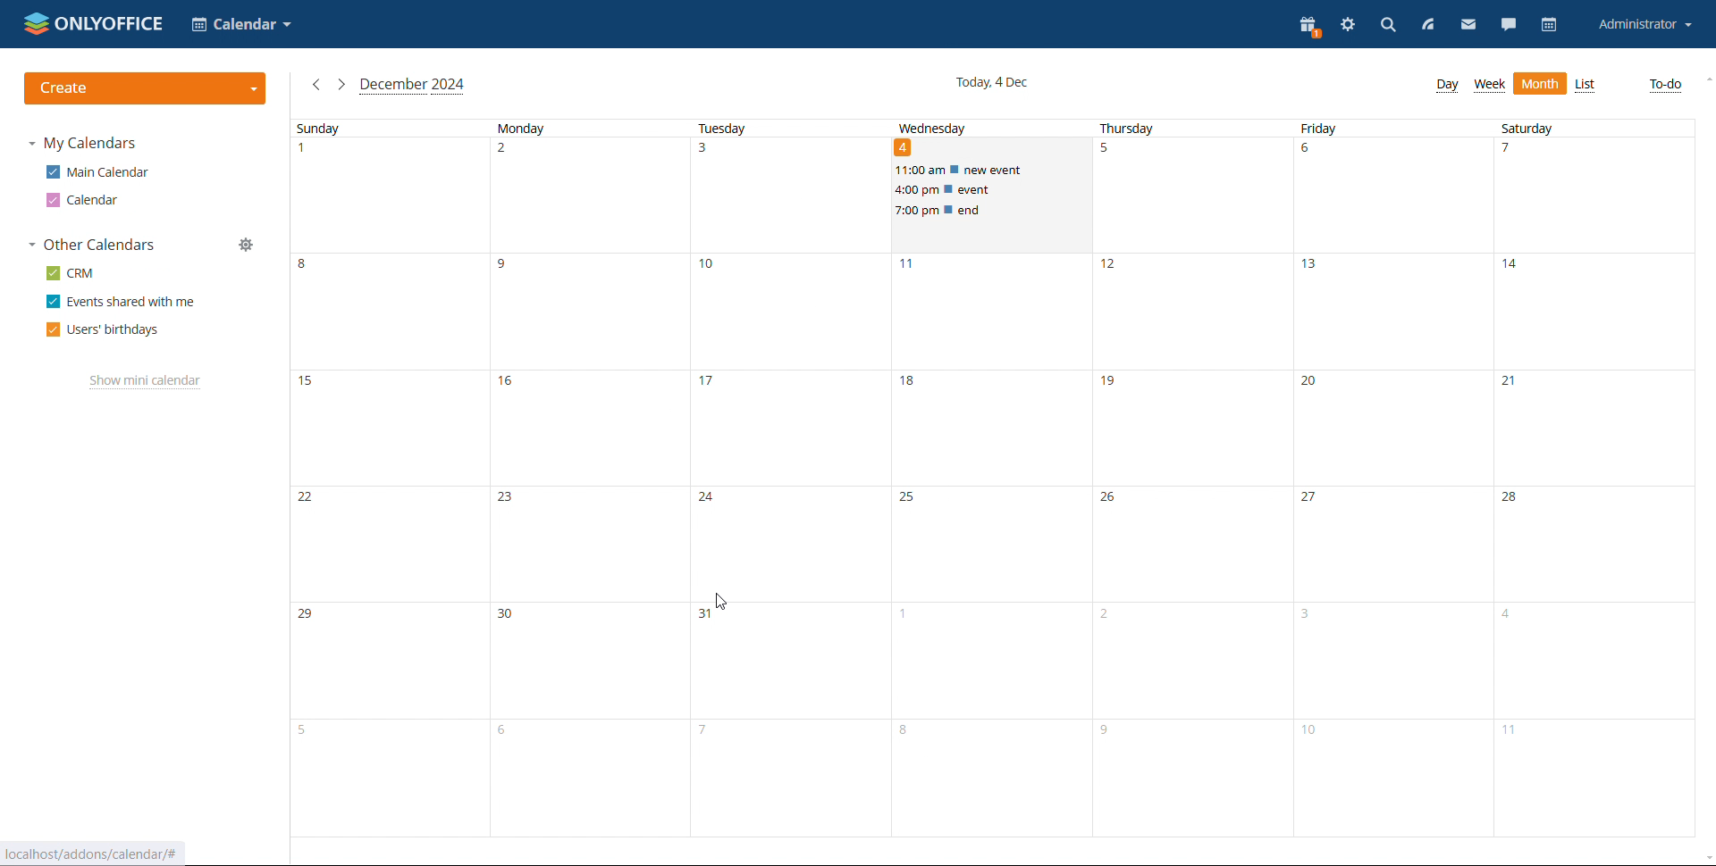  Describe the element at coordinates (590, 479) in the screenshot. I see `monday` at that location.